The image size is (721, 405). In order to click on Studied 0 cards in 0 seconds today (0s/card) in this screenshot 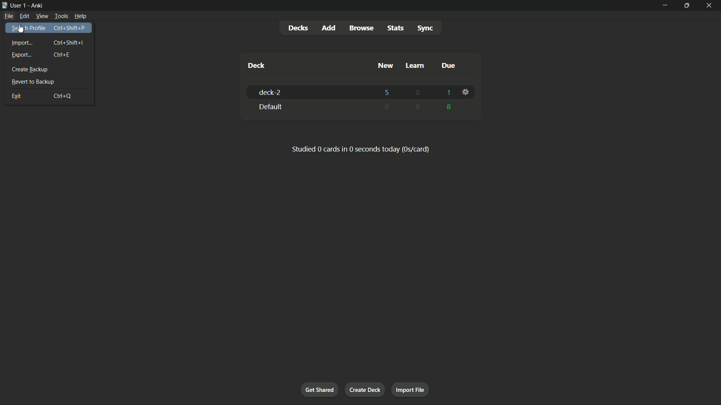, I will do `click(361, 149)`.